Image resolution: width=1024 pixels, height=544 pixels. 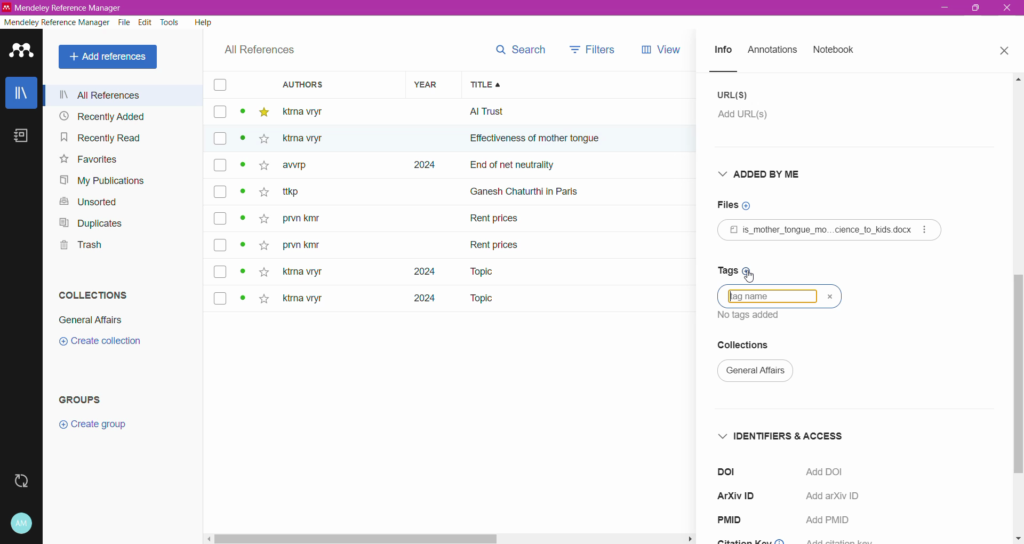 I want to click on Collections, so click(x=754, y=345).